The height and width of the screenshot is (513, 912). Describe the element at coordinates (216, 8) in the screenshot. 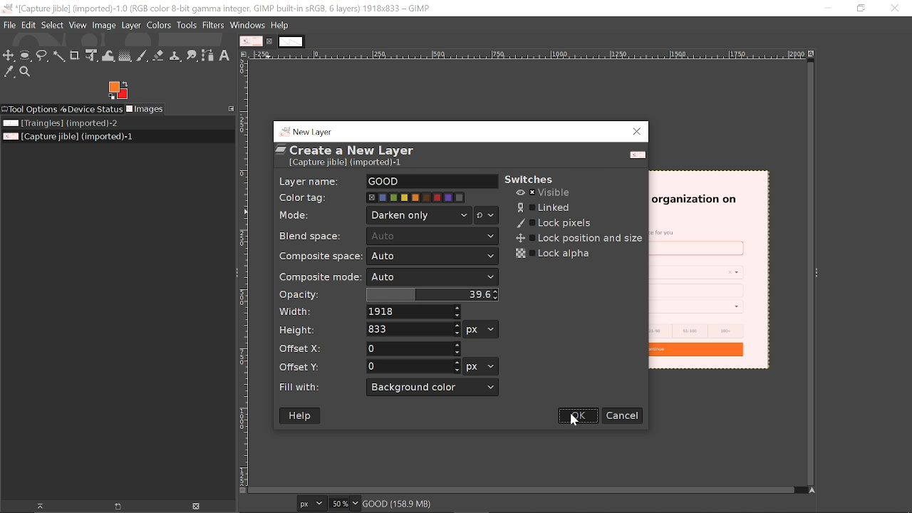

I see `Current window` at that location.